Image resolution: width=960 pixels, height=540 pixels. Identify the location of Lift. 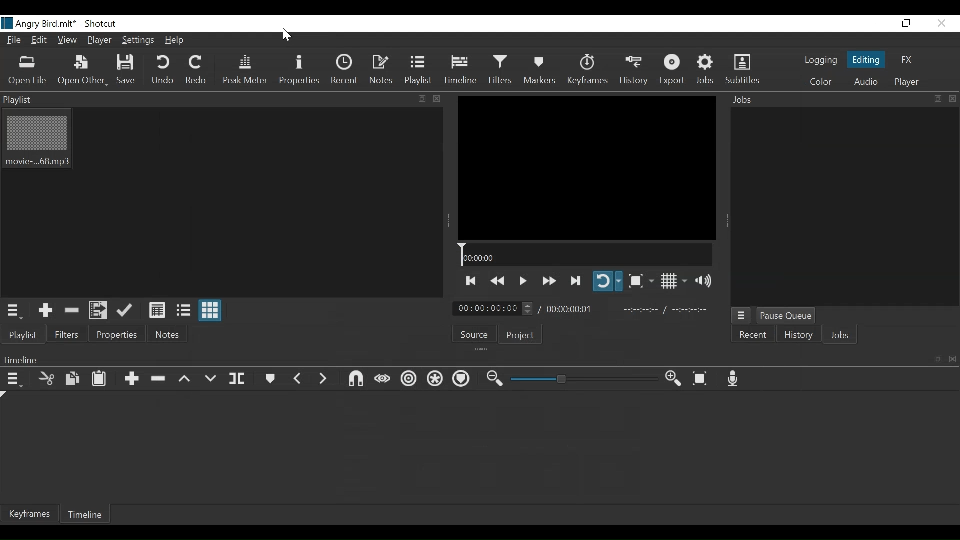
(185, 379).